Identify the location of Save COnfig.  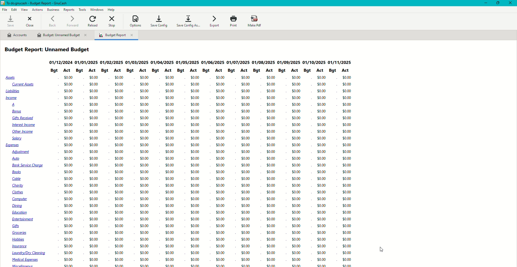
(159, 21).